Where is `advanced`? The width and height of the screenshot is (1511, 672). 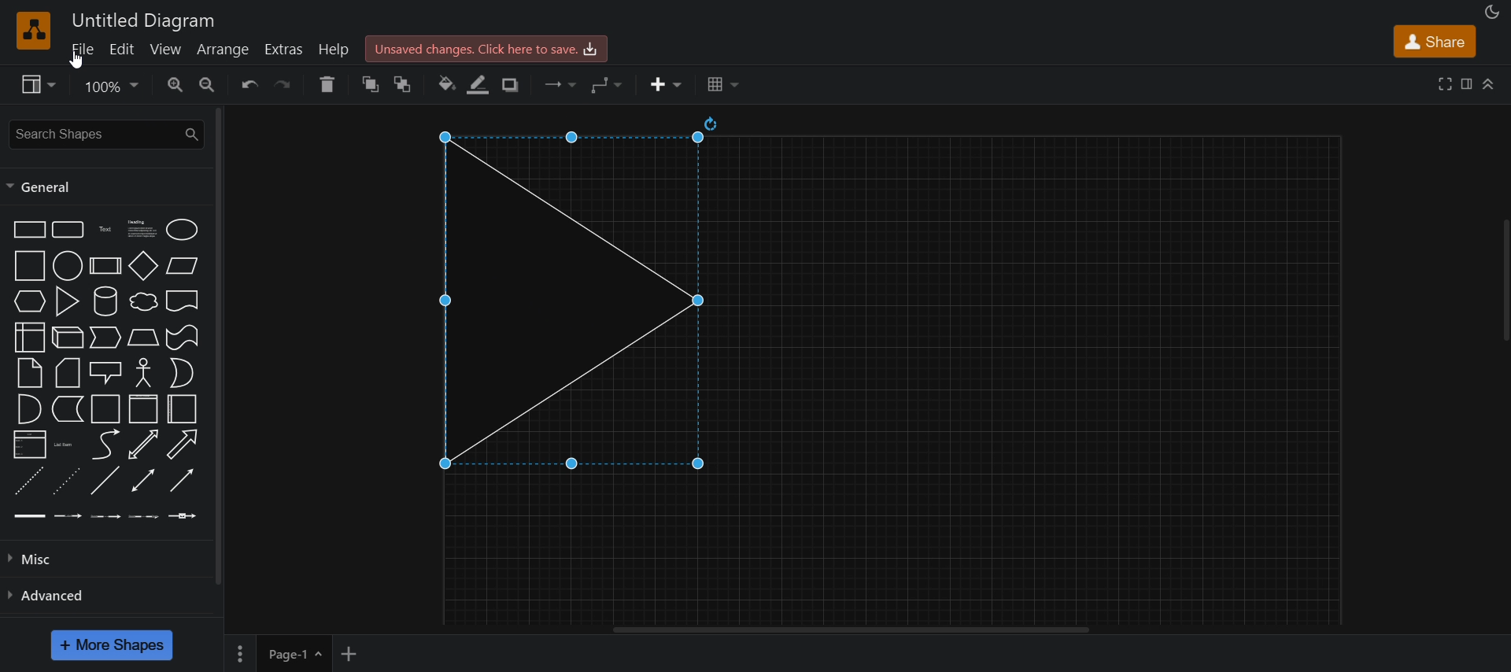 advanced is located at coordinates (101, 594).